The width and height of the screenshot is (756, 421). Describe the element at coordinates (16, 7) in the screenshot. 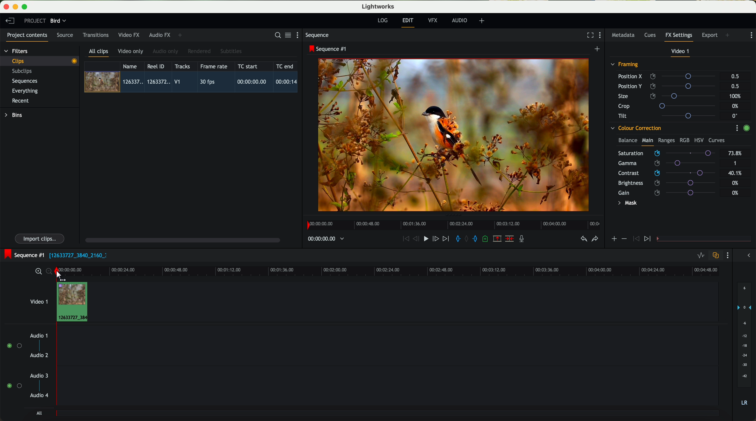

I see `minimize program` at that location.